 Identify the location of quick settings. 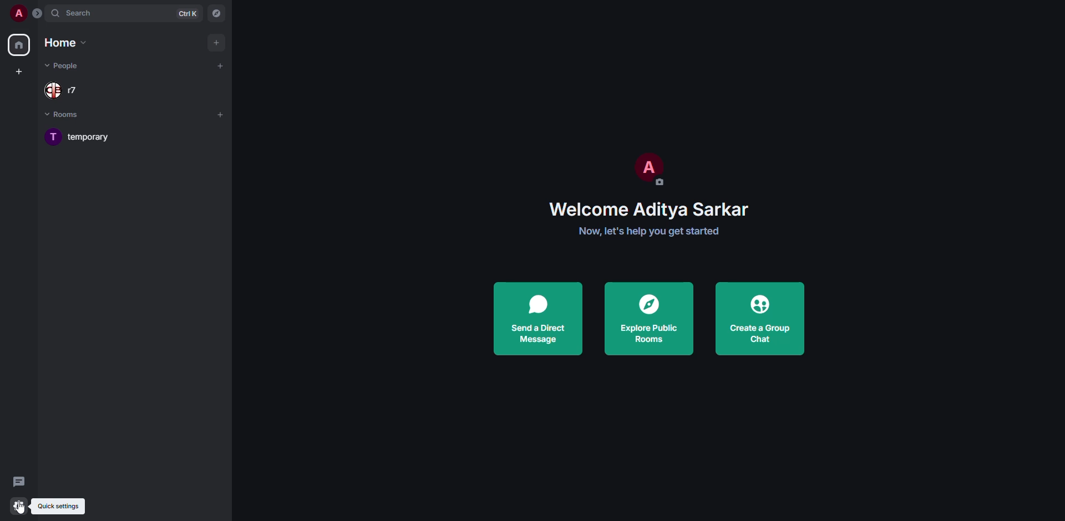
(55, 506).